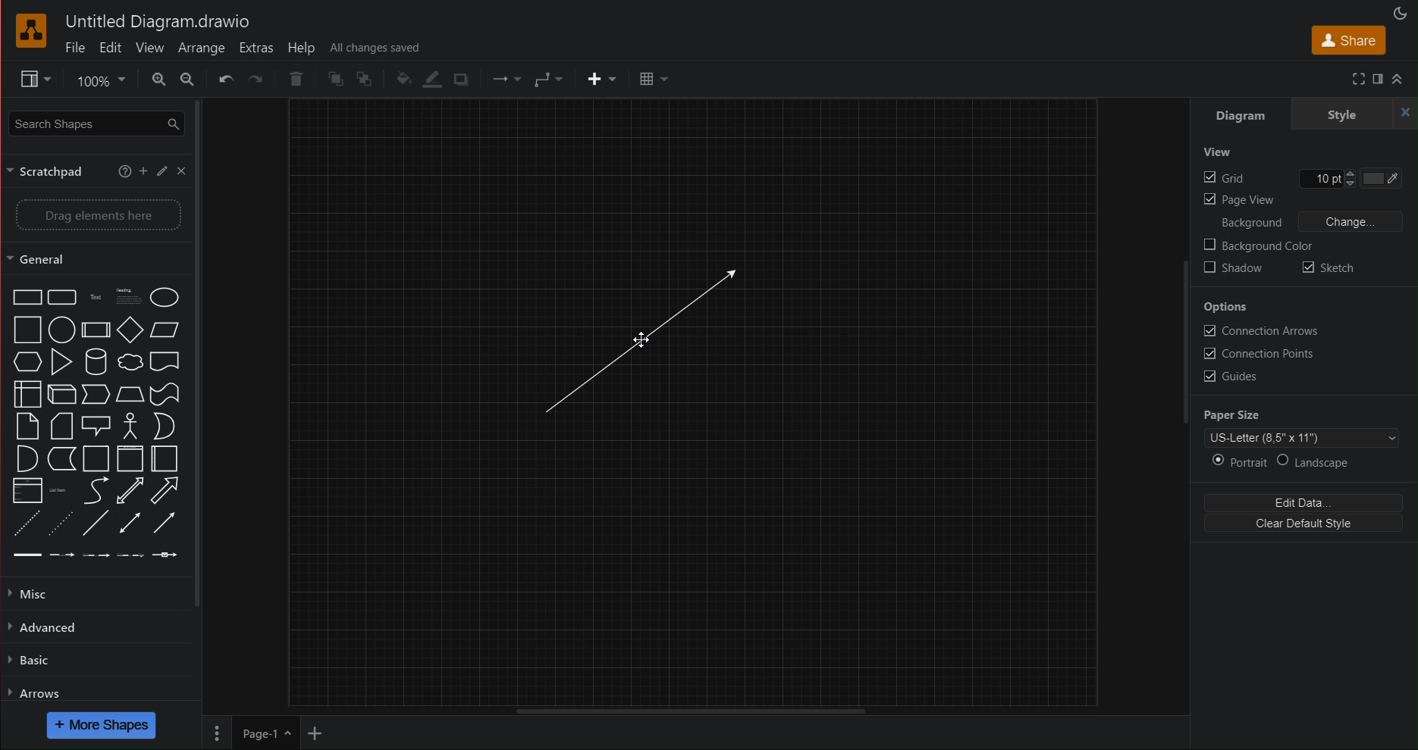  What do you see at coordinates (398, 79) in the screenshot?
I see `Fill Color` at bounding box center [398, 79].